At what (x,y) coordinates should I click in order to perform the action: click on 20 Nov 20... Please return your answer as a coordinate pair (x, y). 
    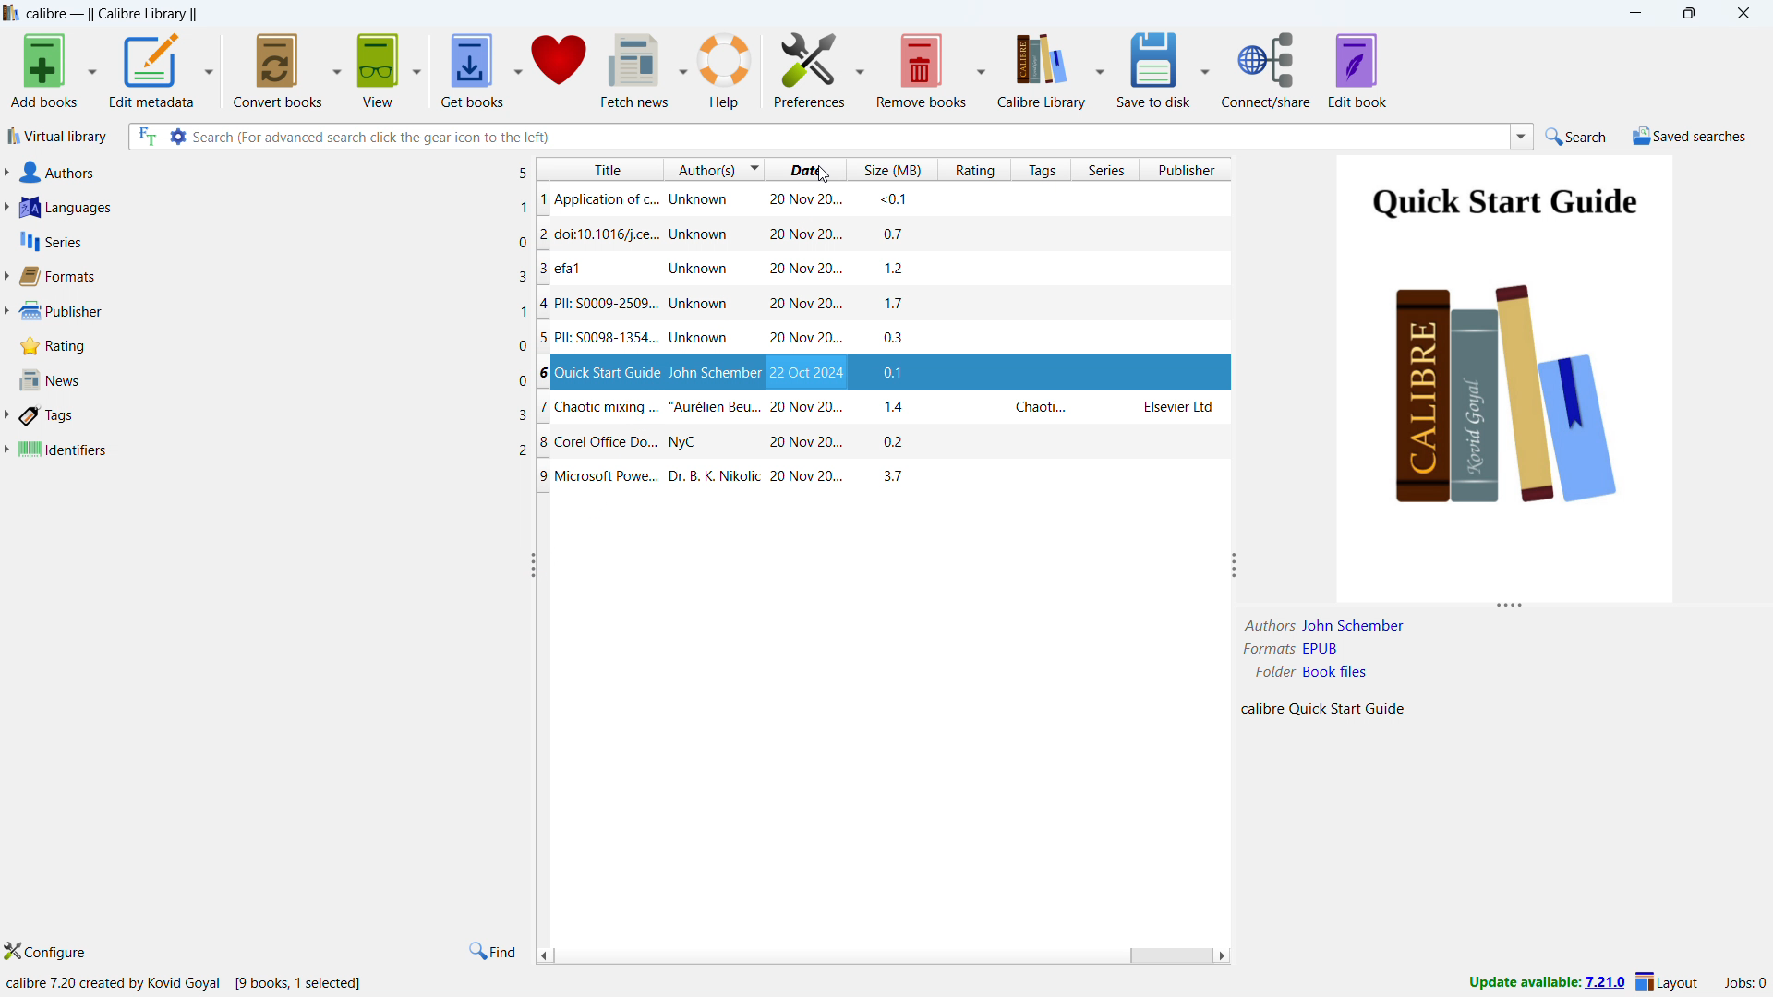
    Looking at the image, I should click on (806, 198).